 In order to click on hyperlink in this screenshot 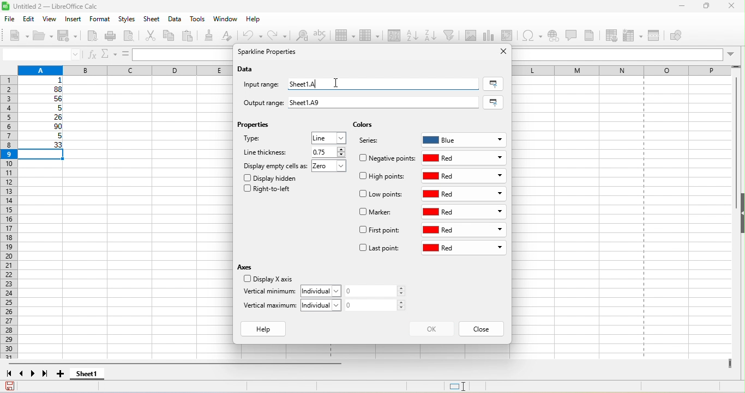, I will do `click(554, 37)`.